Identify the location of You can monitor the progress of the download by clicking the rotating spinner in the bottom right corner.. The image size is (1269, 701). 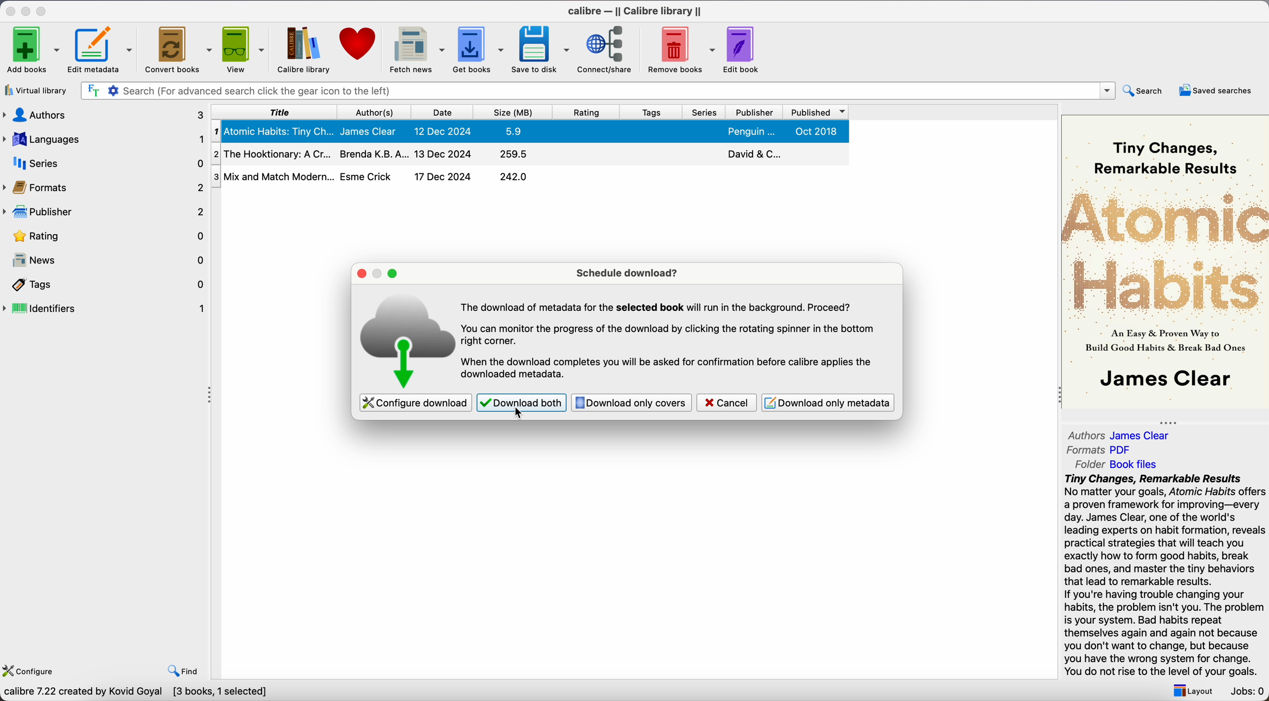
(670, 336).